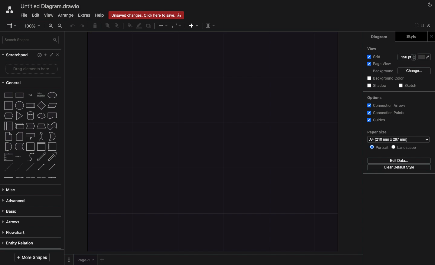 The image size is (435, 265). Describe the element at coordinates (211, 25) in the screenshot. I see `Table` at that location.